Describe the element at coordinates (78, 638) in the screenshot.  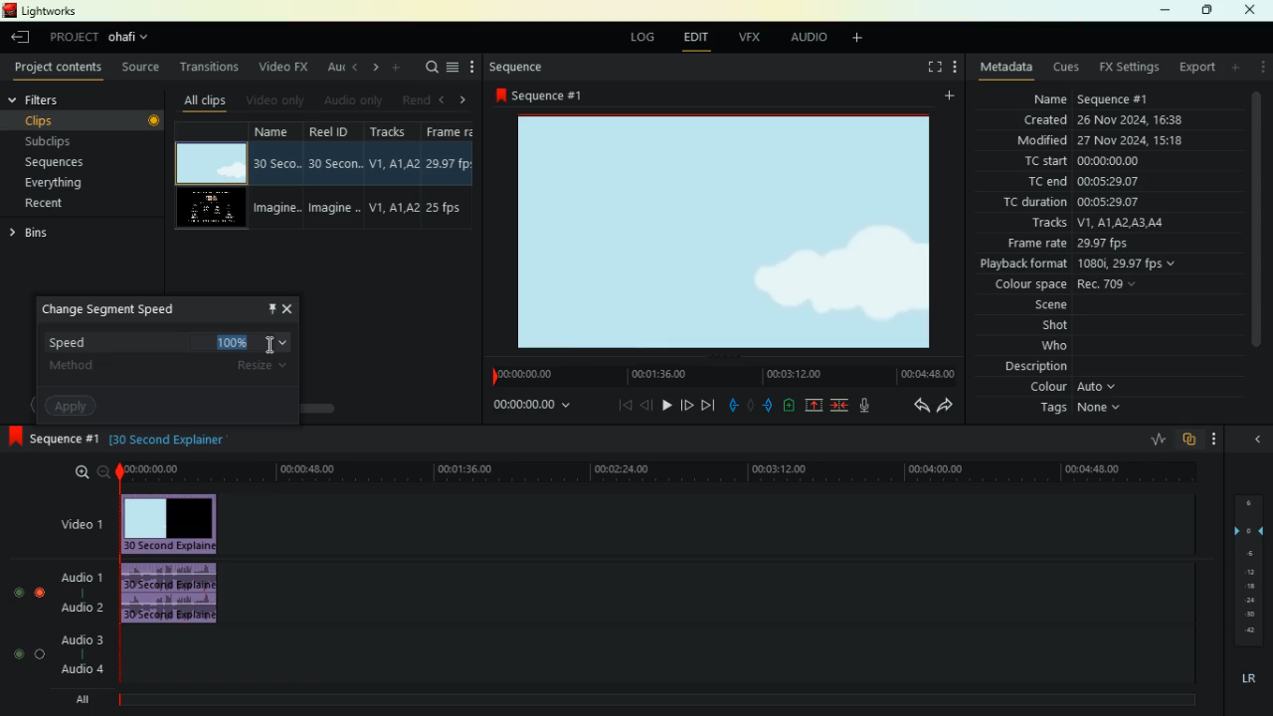
I see `audio3` at that location.